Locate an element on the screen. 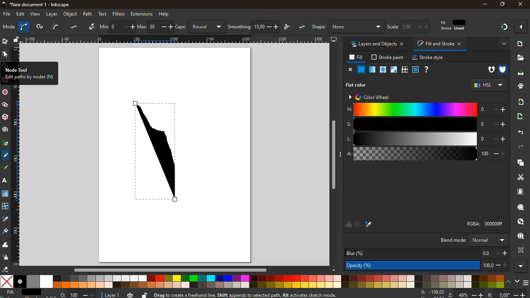  send is located at coordinates (521, 117).